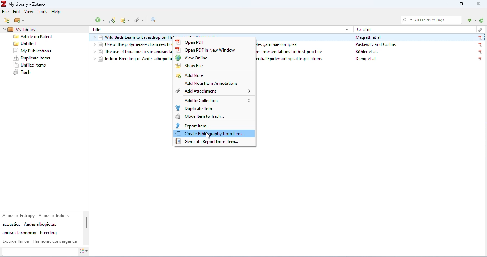  What do you see at coordinates (4, 30) in the screenshot?
I see `drop down` at bounding box center [4, 30].